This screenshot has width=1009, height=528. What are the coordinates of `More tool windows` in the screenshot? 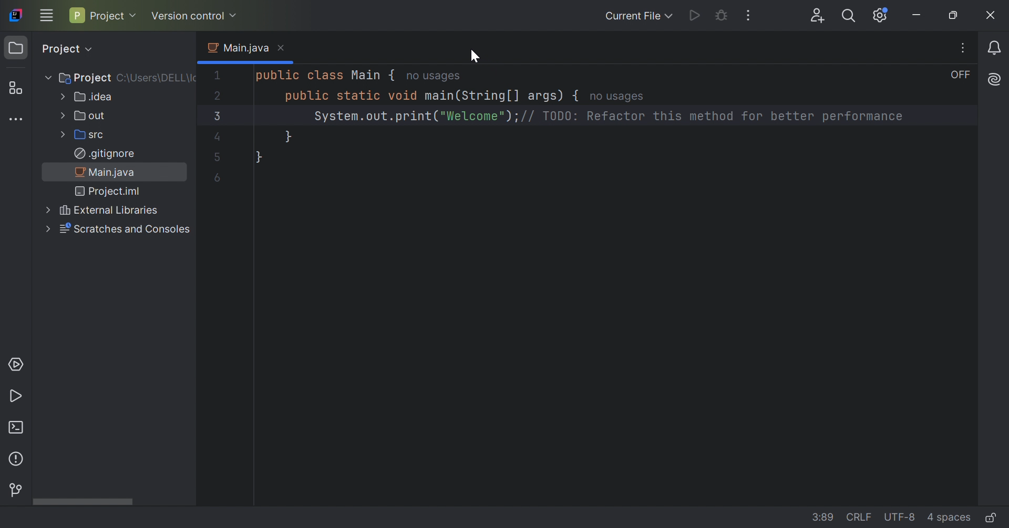 It's located at (19, 121).